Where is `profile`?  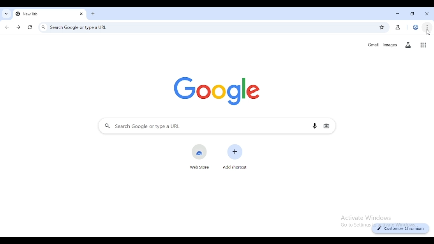
profile is located at coordinates (416, 27).